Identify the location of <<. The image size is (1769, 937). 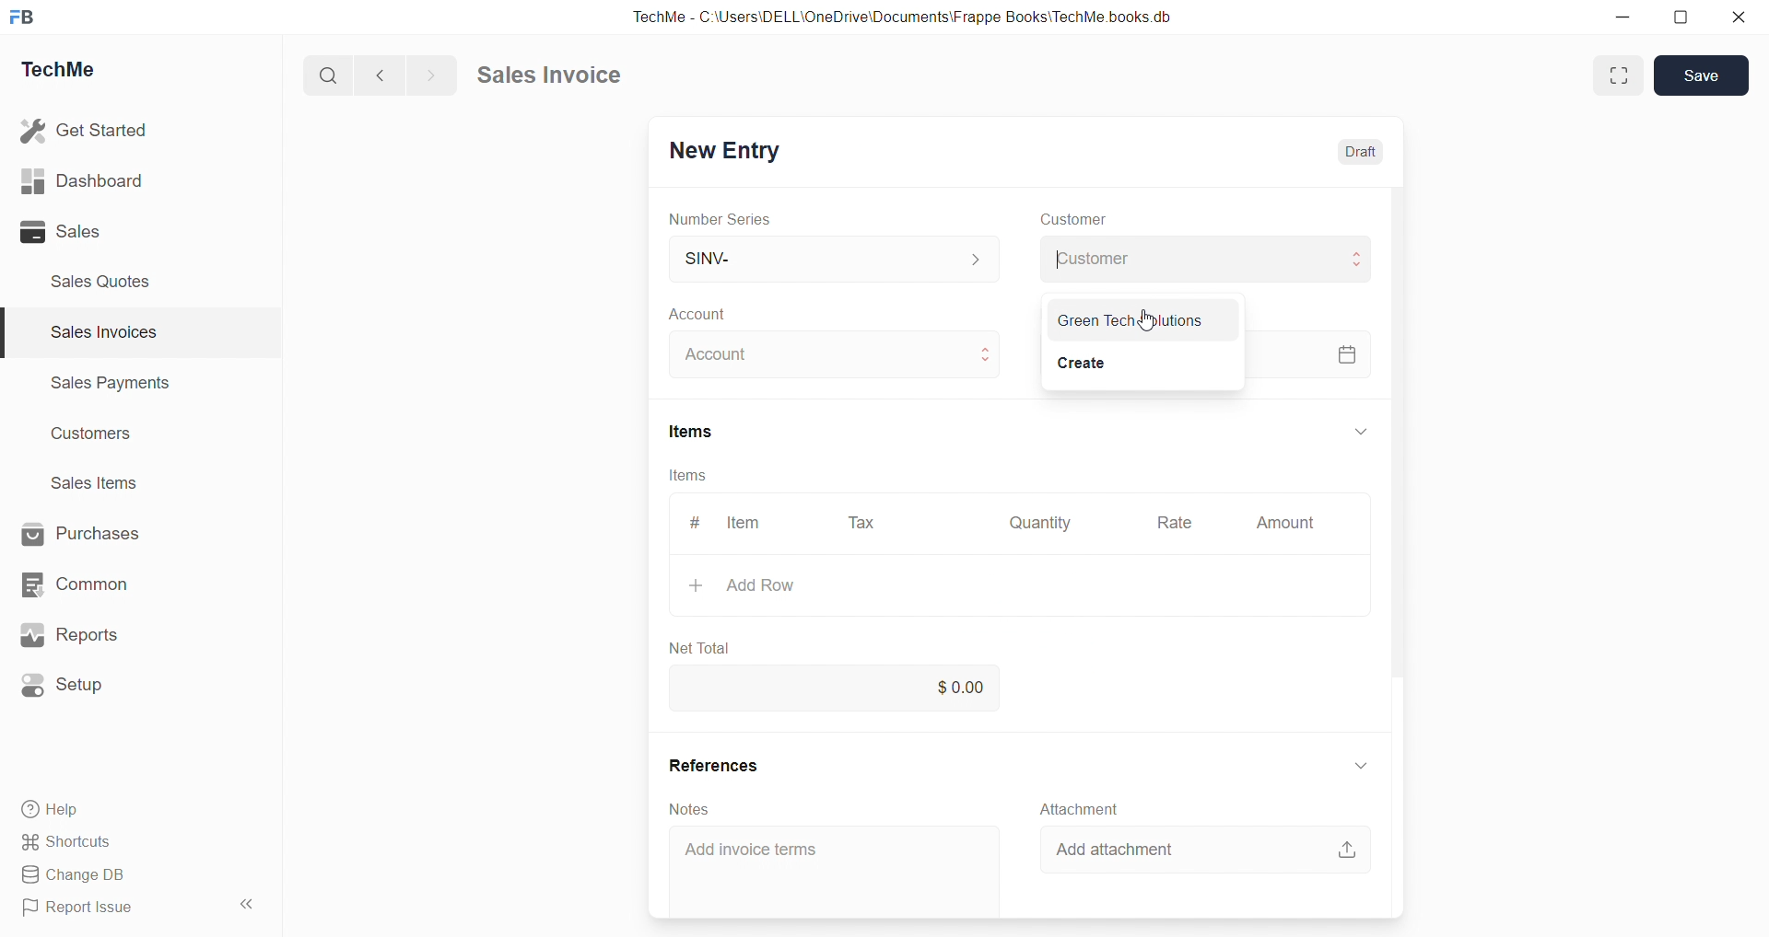
(245, 904).